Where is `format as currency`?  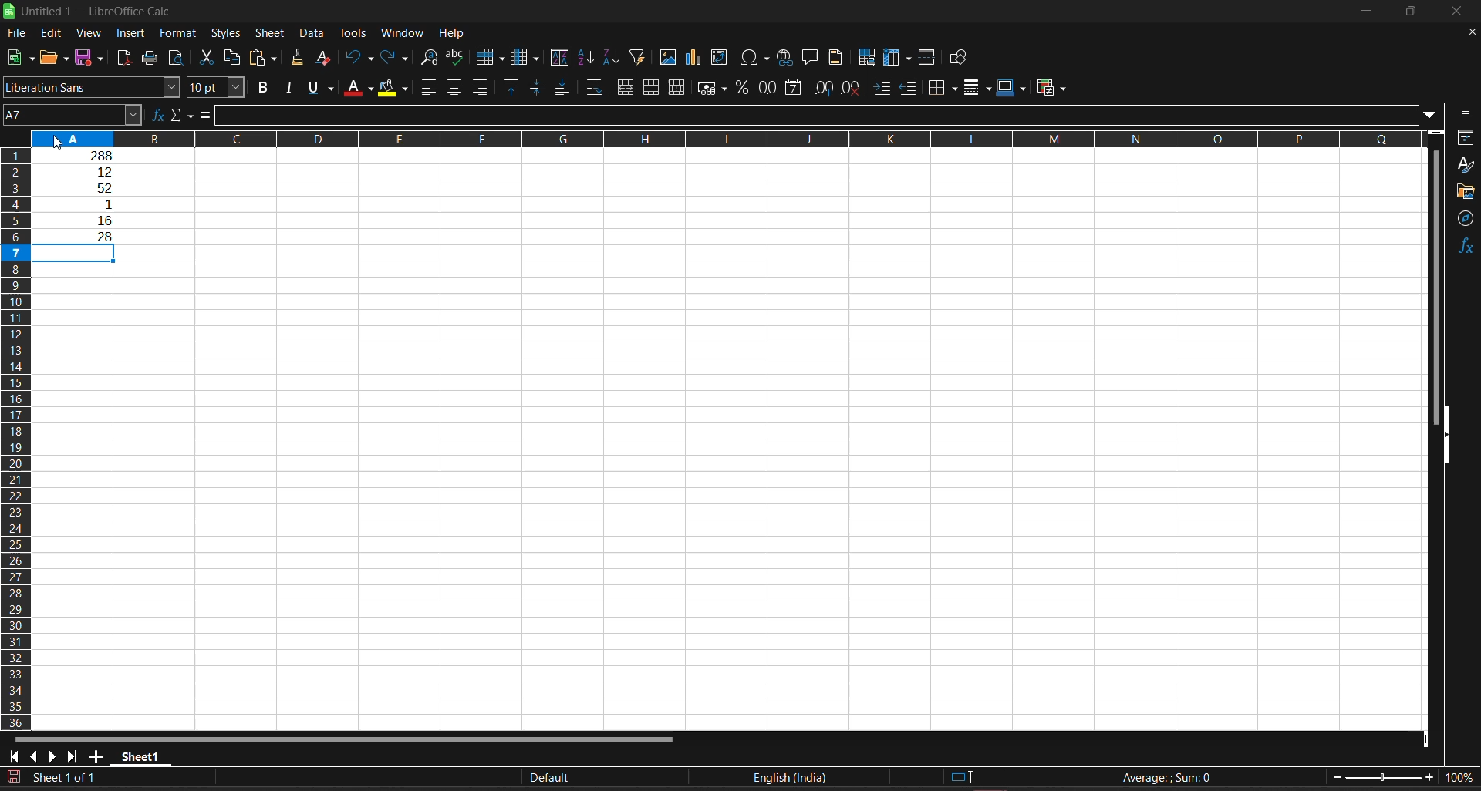 format as currency is located at coordinates (711, 86).